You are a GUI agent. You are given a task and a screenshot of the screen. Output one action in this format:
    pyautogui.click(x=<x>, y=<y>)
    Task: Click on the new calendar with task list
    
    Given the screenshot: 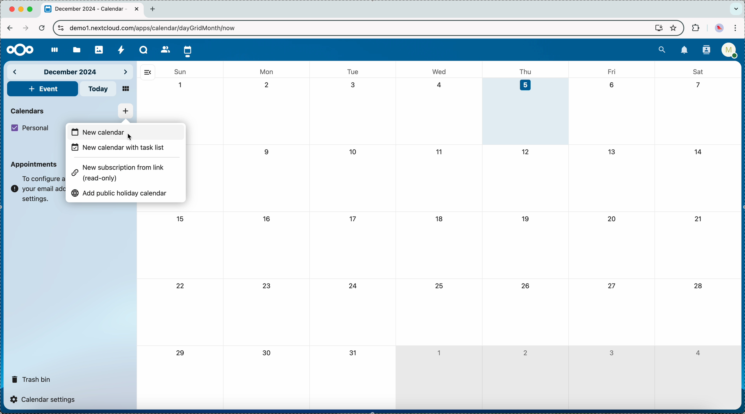 What is the action you would take?
    pyautogui.click(x=119, y=149)
    